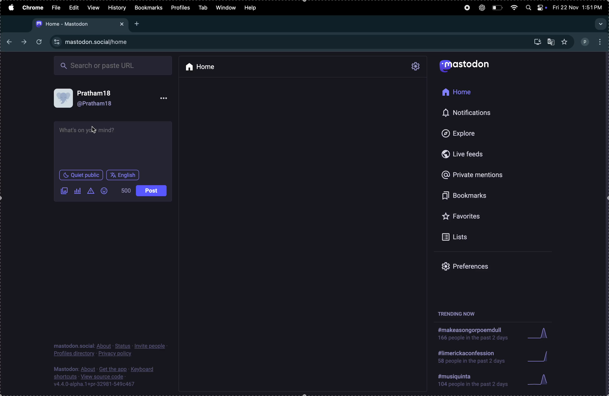  I want to click on window, so click(226, 8).